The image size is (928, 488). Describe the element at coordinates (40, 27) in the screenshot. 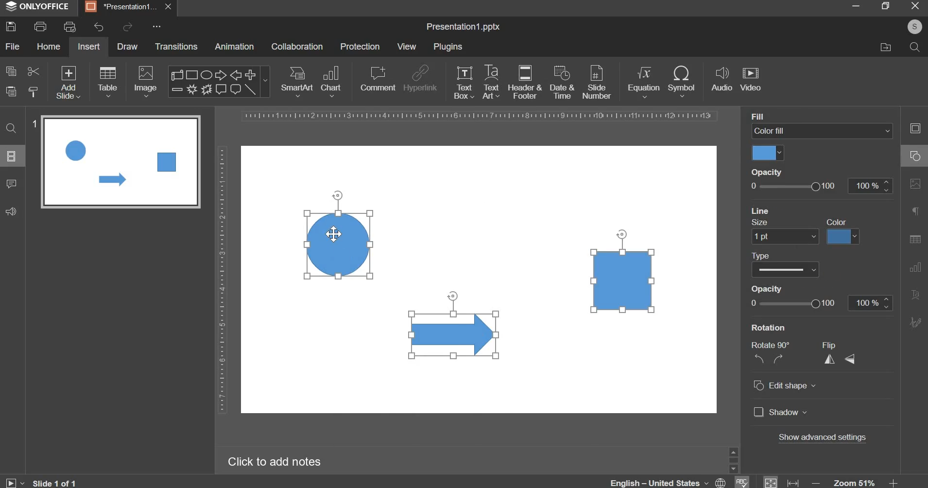

I see `print` at that location.